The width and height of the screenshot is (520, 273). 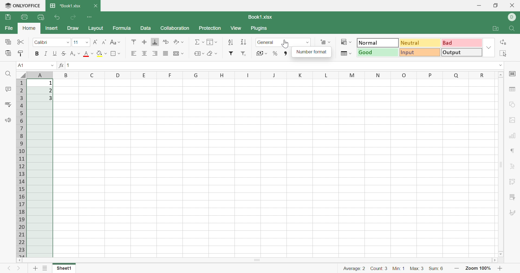 I want to click on Strikethrough, so click(x=63, y=54).